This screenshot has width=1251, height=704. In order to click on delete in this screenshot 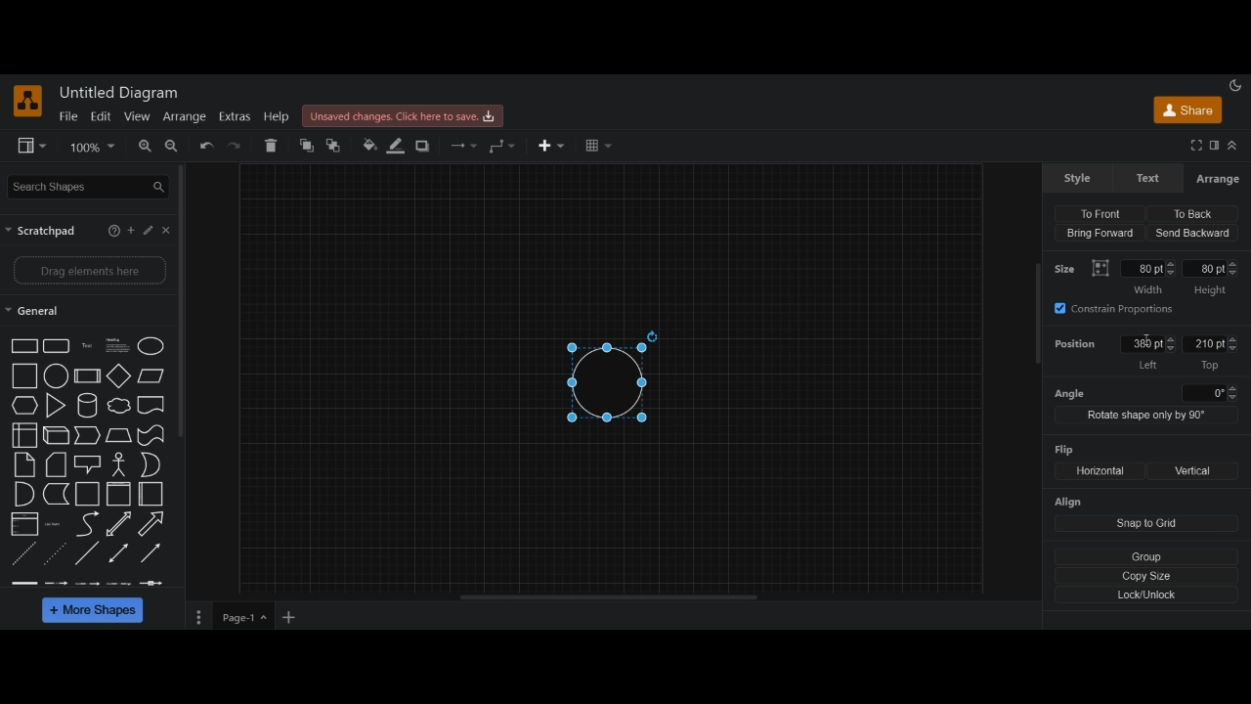, I will do `click(273, 145)`.